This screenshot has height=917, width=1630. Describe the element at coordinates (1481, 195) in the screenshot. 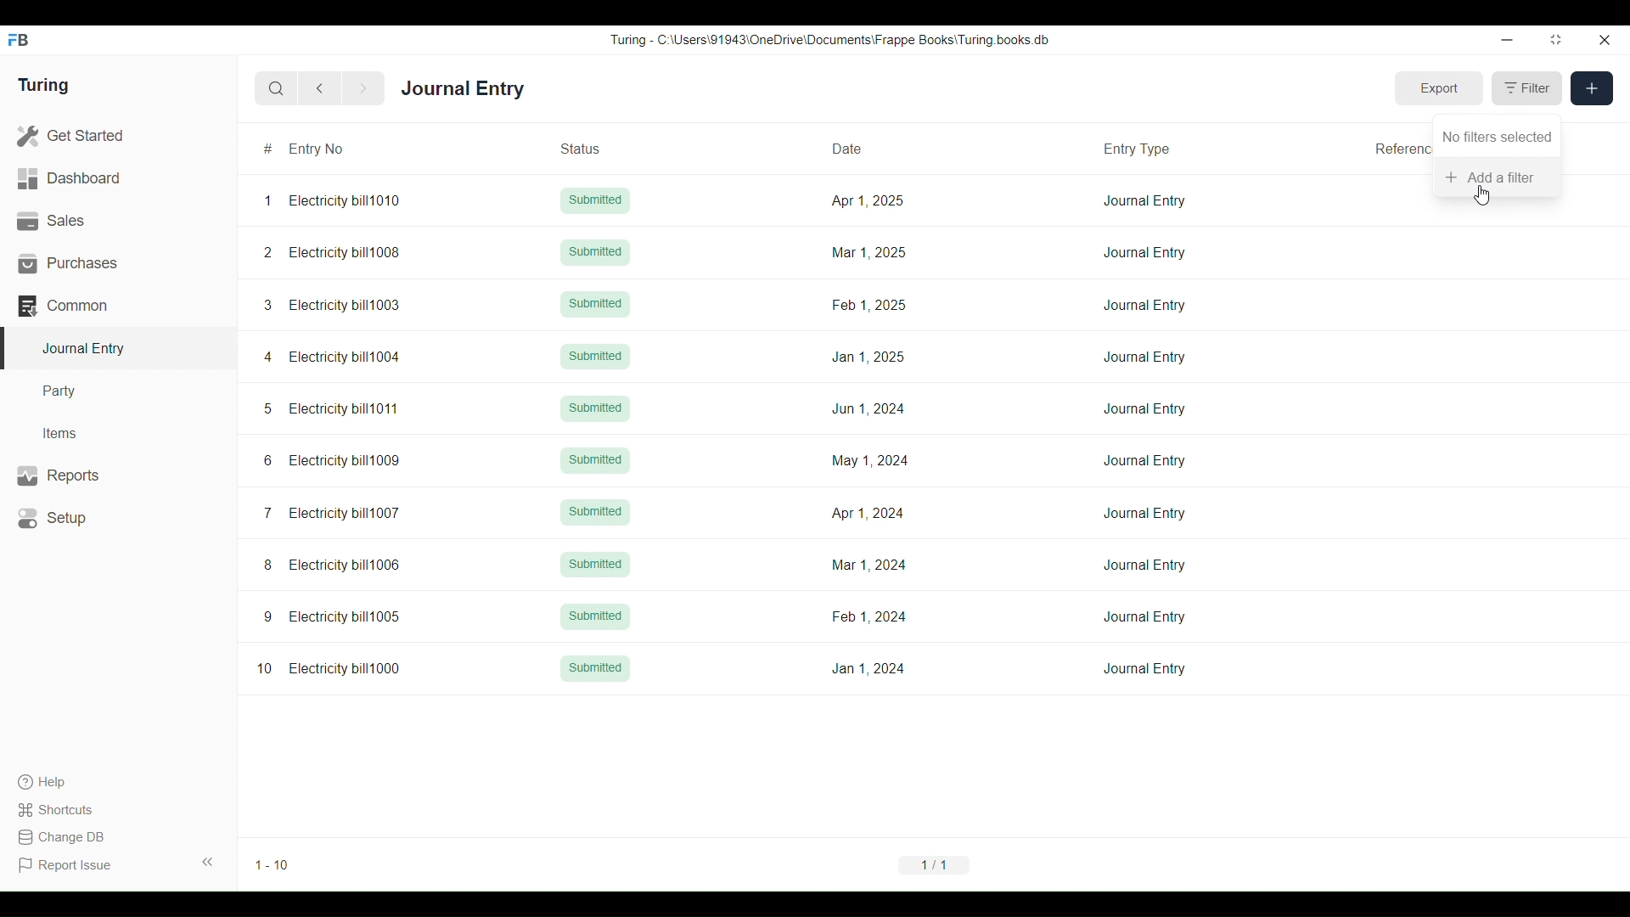

I see `Cursor` at that location.